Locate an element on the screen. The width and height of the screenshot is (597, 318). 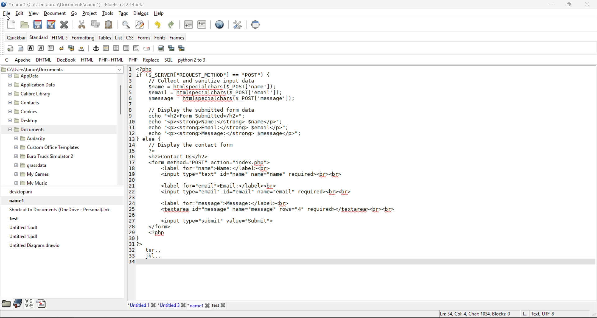
sql is located at coordinates (169, 60).